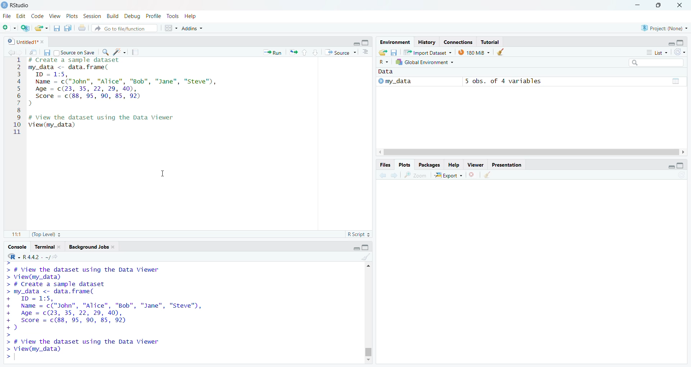  I want to click on Profile, so click(153, 17).